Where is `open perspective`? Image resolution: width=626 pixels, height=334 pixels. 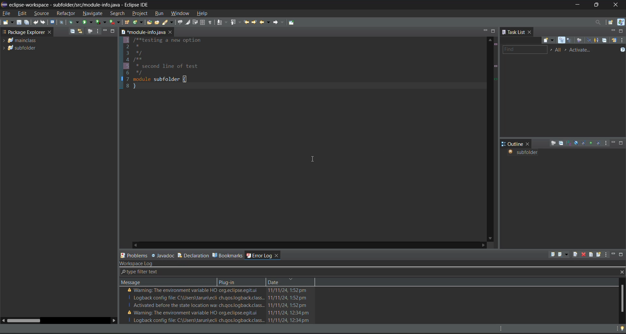 open perspective is located at coordinates (612, 23).